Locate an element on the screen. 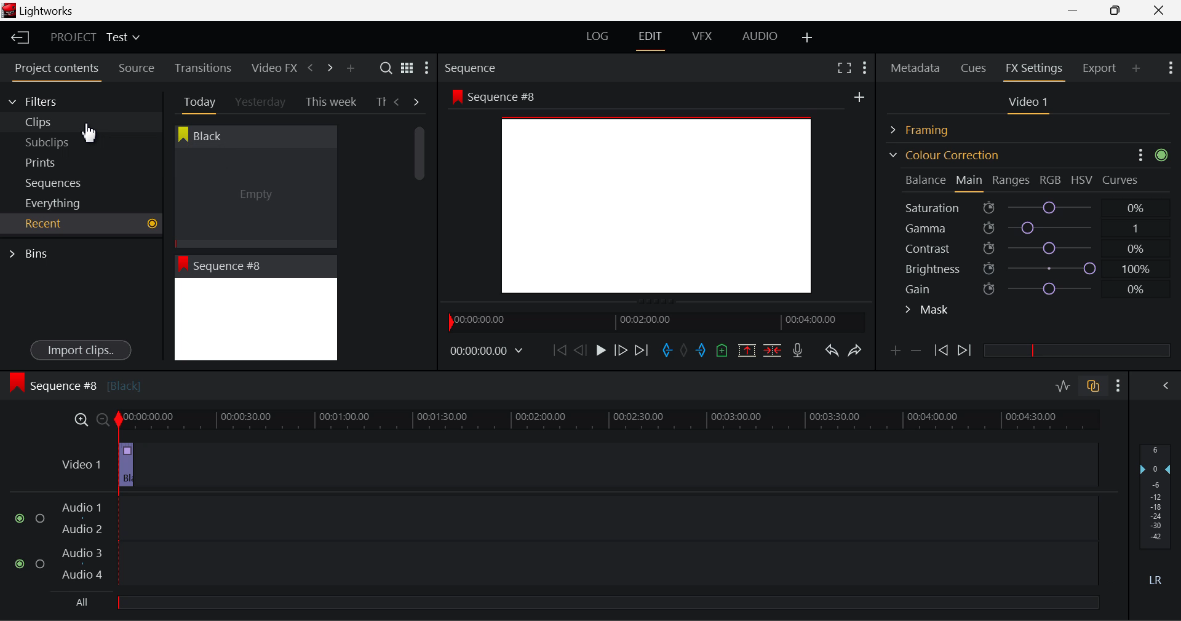  Sequence #8 is located at coordinates (74, 383).